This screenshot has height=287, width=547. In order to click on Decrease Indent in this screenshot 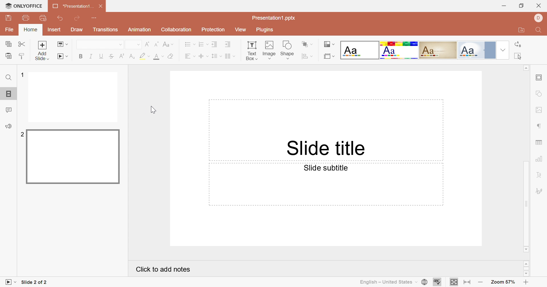, I will do `click(214, 44)`.